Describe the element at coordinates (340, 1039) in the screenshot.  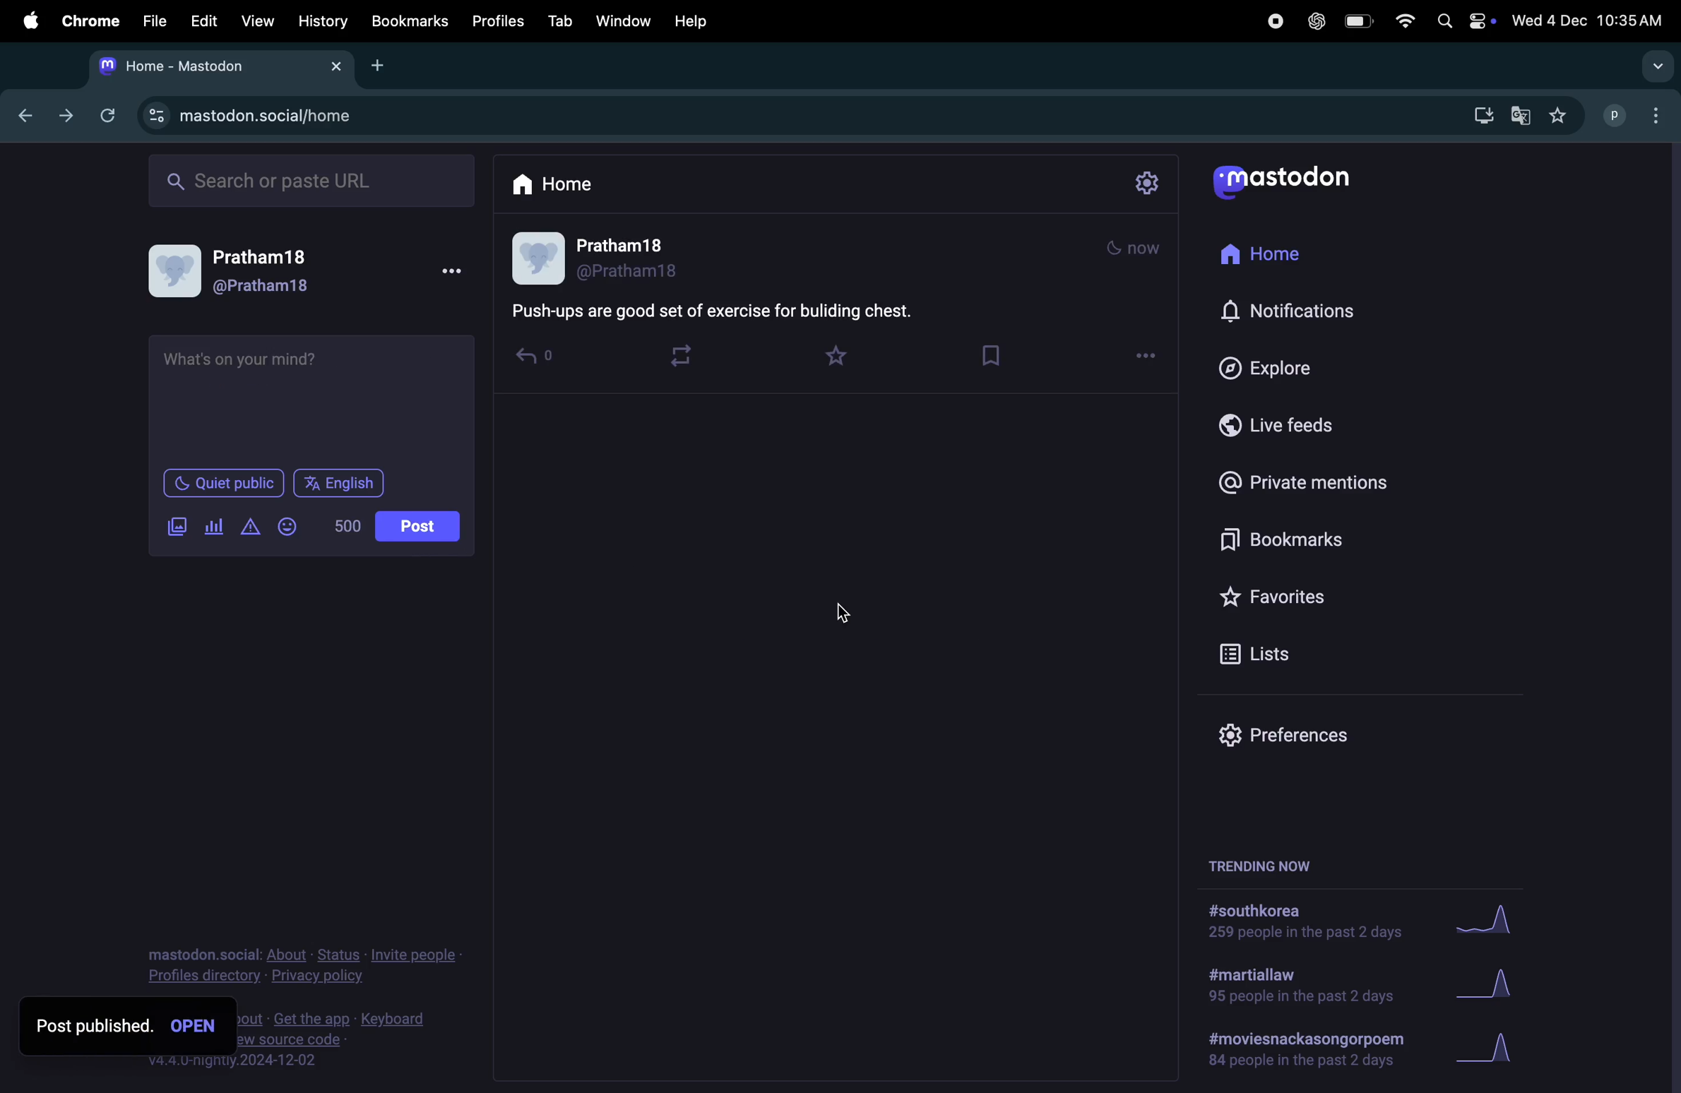
I see `source code description` at that location.